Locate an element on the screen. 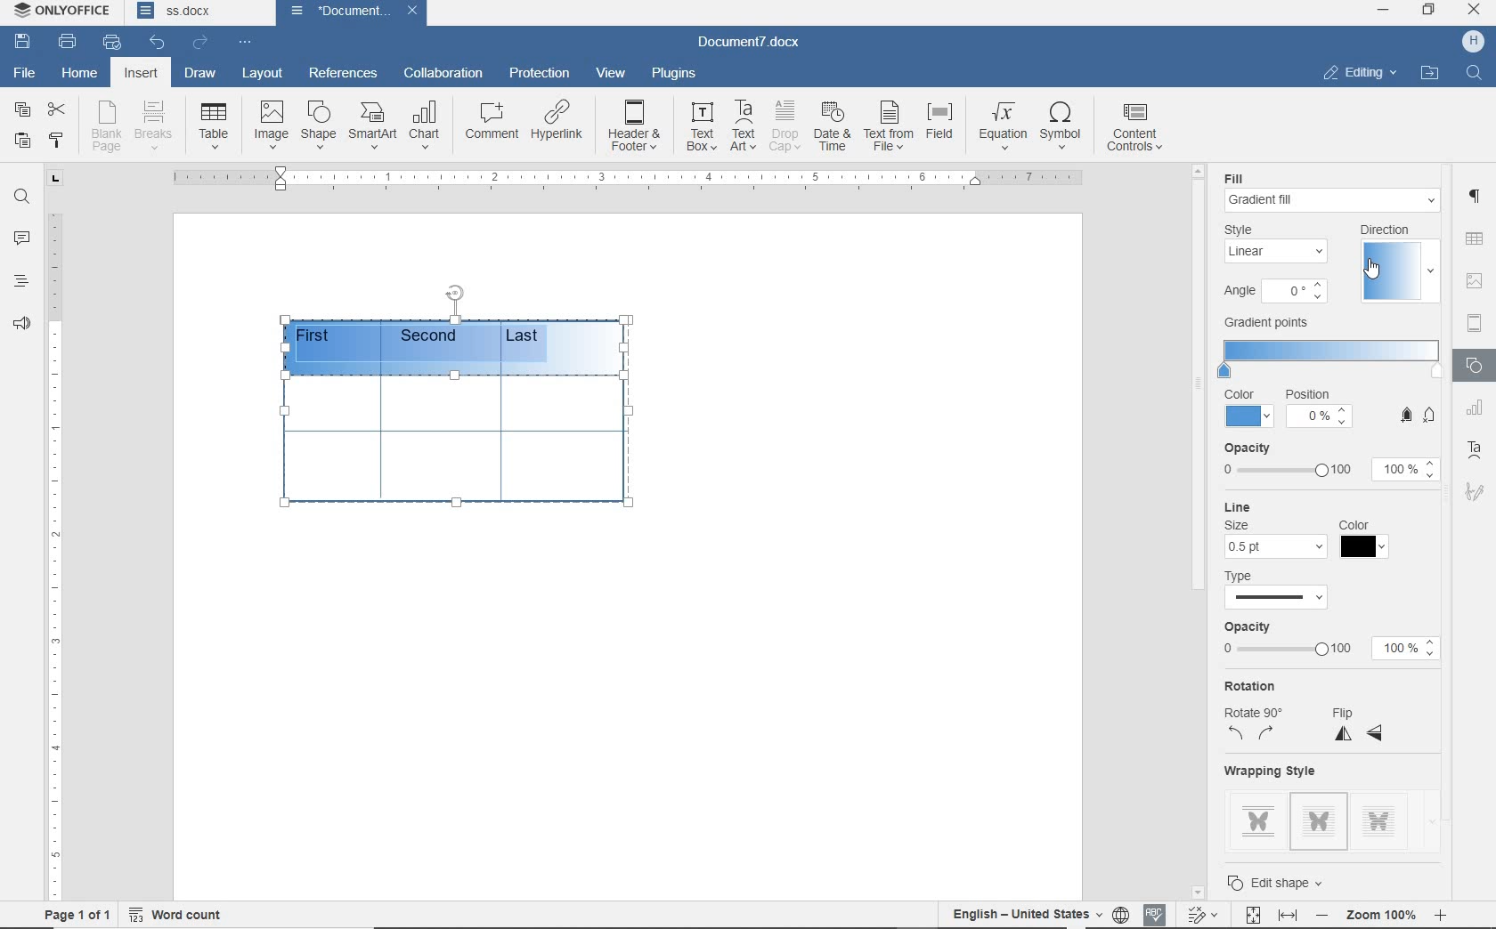 The image size is (1496, 929). draw is located at coordinates (199, 73).